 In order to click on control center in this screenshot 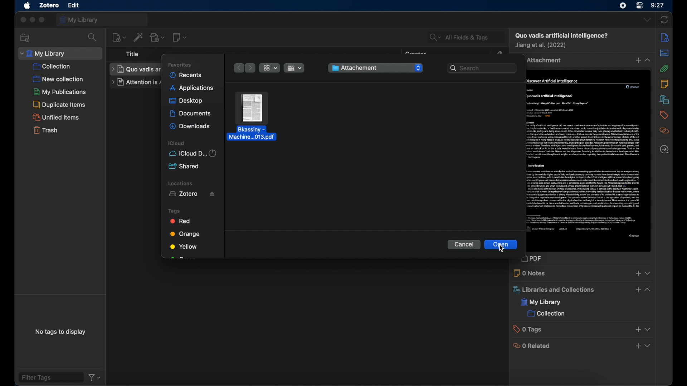, I will do `click(640, 6)`.